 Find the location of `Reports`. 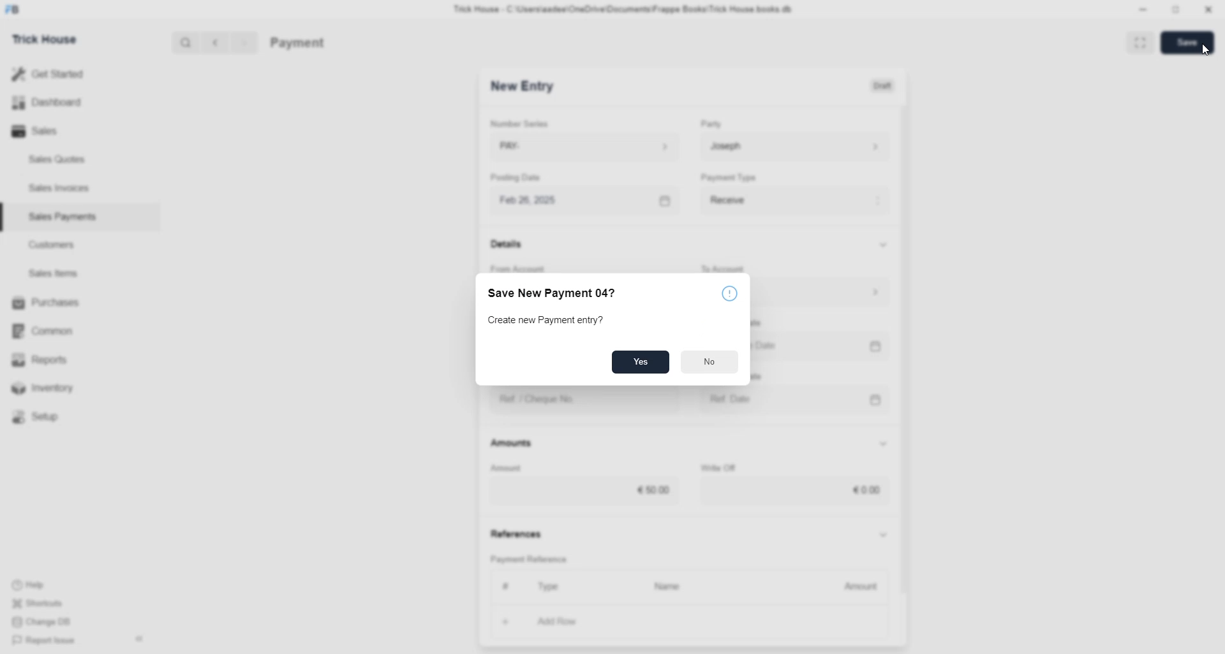

Reports is located at coordinates (48, 359).